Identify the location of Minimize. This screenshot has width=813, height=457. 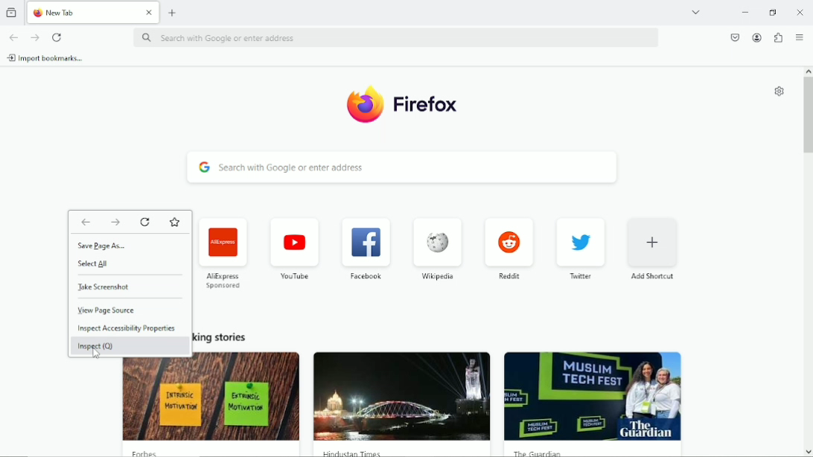
(744, 11).